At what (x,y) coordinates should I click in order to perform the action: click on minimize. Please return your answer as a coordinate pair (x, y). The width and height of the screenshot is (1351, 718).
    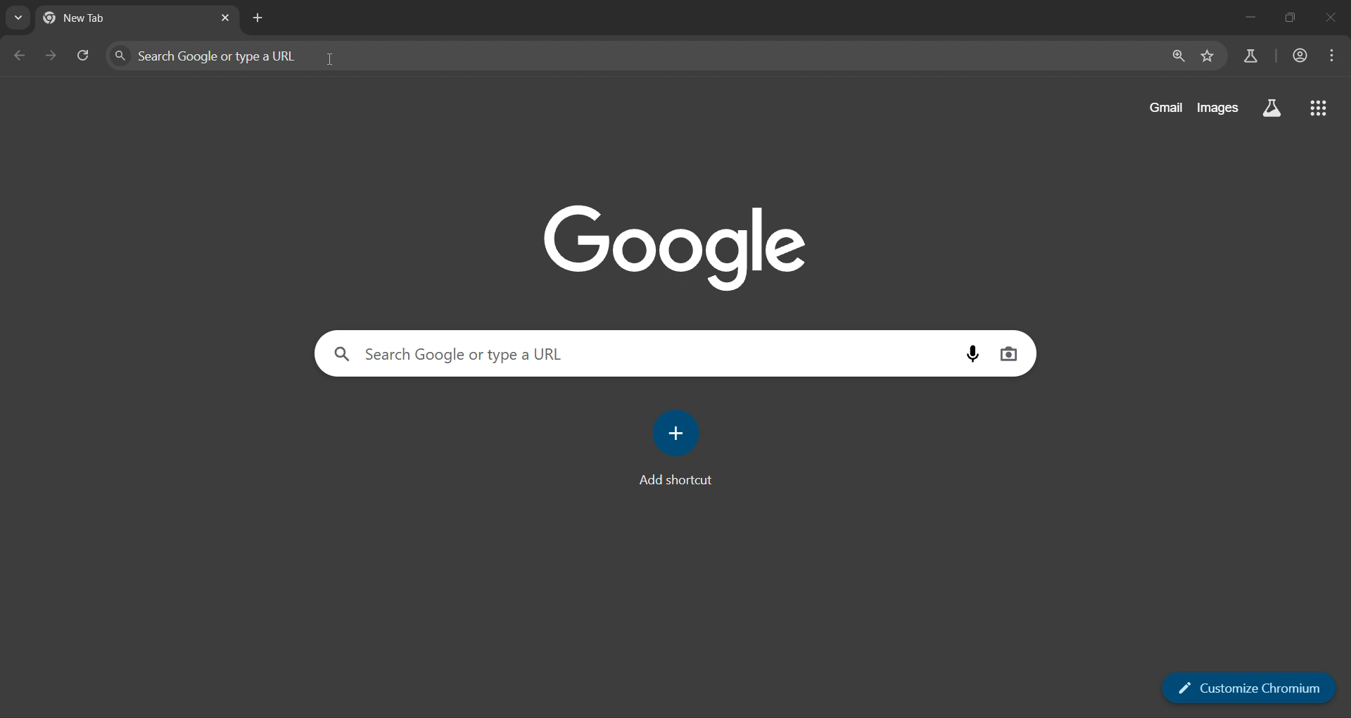
    Looking at the image, I should click on (1249, 19).